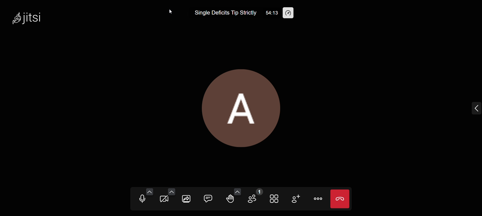  Describe the element at coordinates (295, 198) in the screenshot. I see `invite people` at that location.